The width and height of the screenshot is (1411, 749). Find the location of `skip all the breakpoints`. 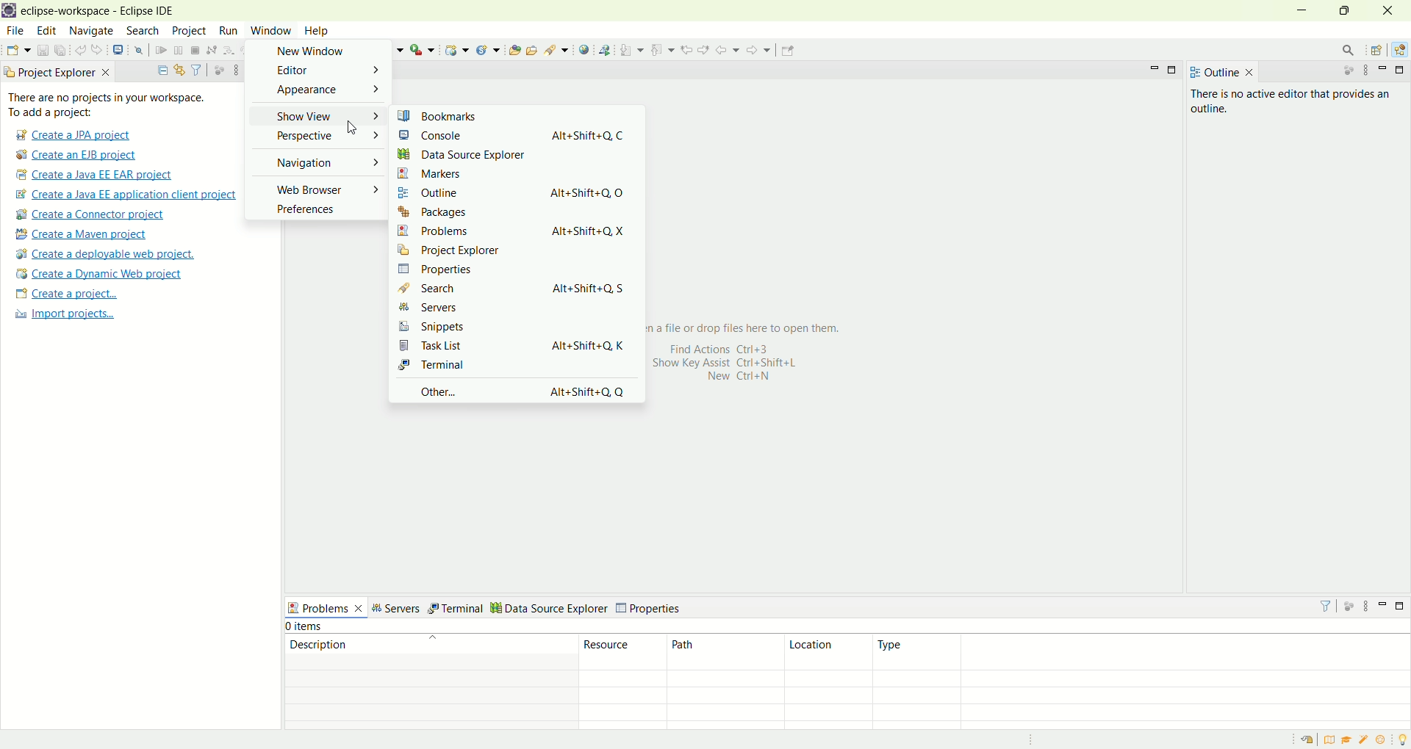

skip all the breakpoints is located at coordinates (138, 51).